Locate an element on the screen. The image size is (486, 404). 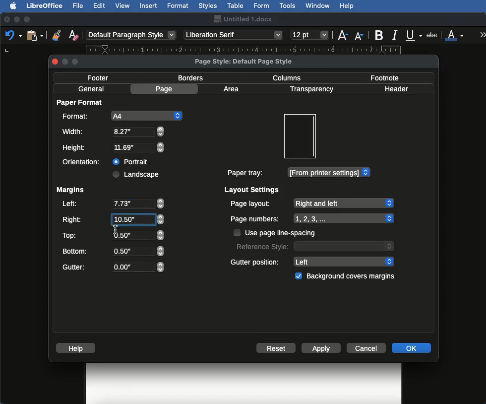
Transparency is located at coordinates (311, 89).